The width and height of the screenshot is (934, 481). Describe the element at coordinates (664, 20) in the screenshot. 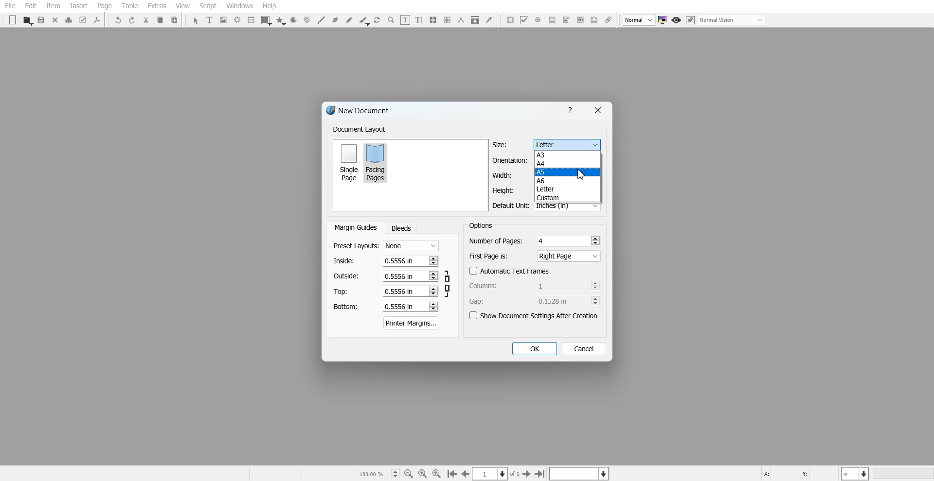

I see `Toggle color ` at that location.